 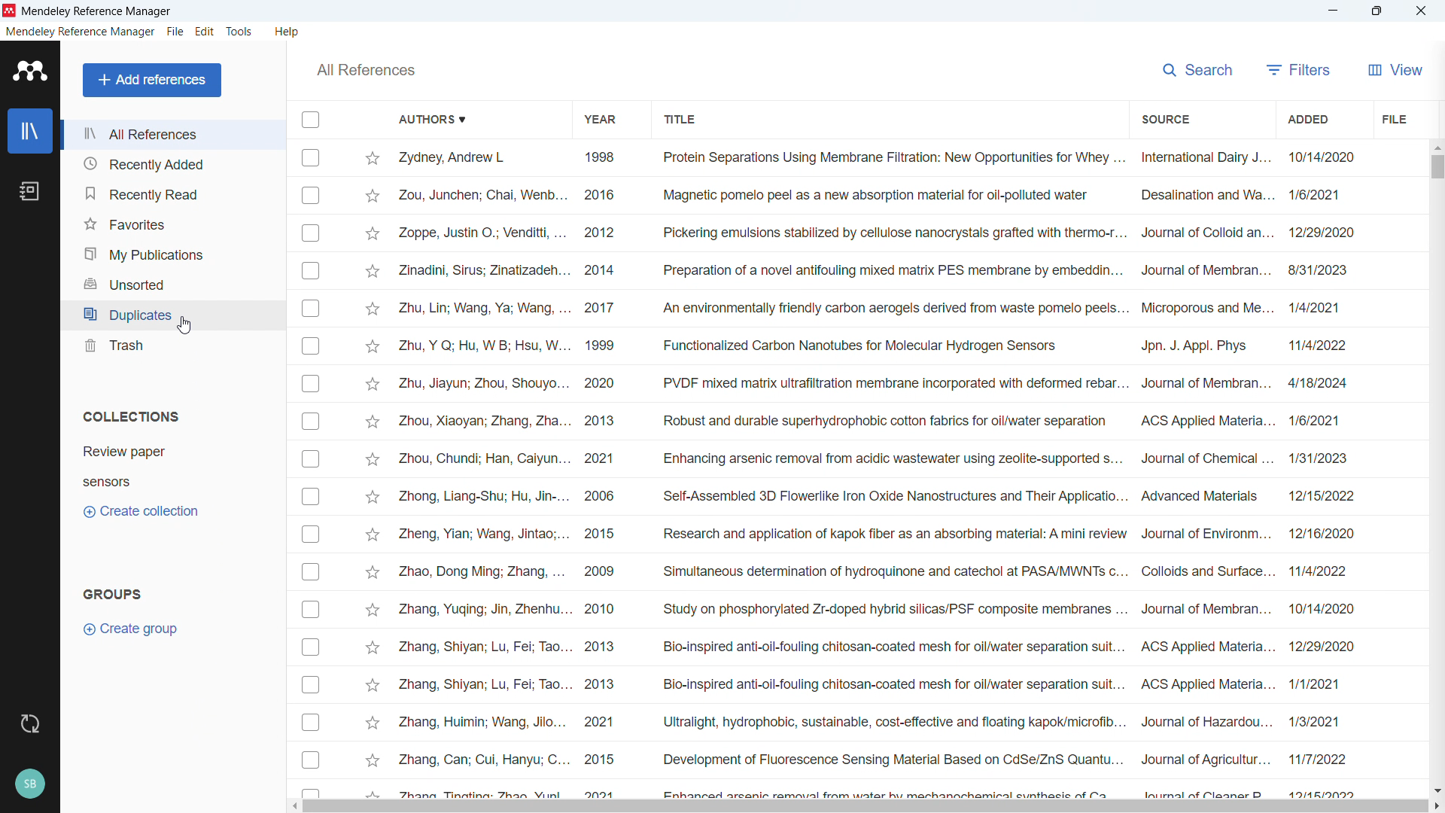 What do you see at coordinates (311, 120) in the screenshot?
I see `Select all ` at bounding box center [311, 120].